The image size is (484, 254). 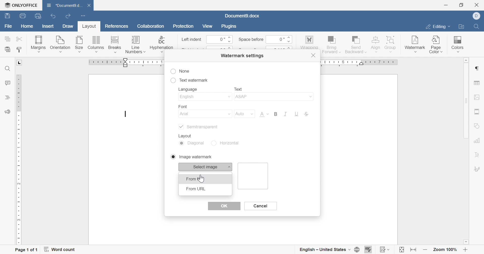 What do you see at coordinates (228, 26) in the screenshot?
I see `plugins` at bounding box center [228, 26].